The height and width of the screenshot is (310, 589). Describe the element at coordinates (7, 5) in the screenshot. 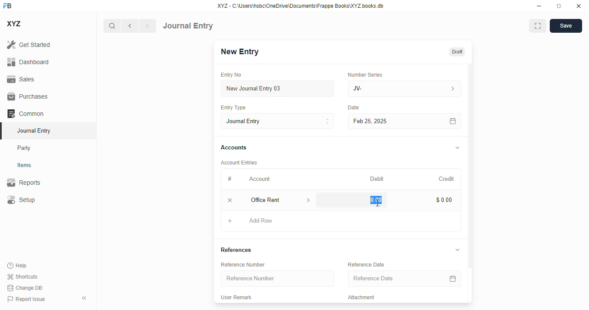

I see `FB logo` at that location.